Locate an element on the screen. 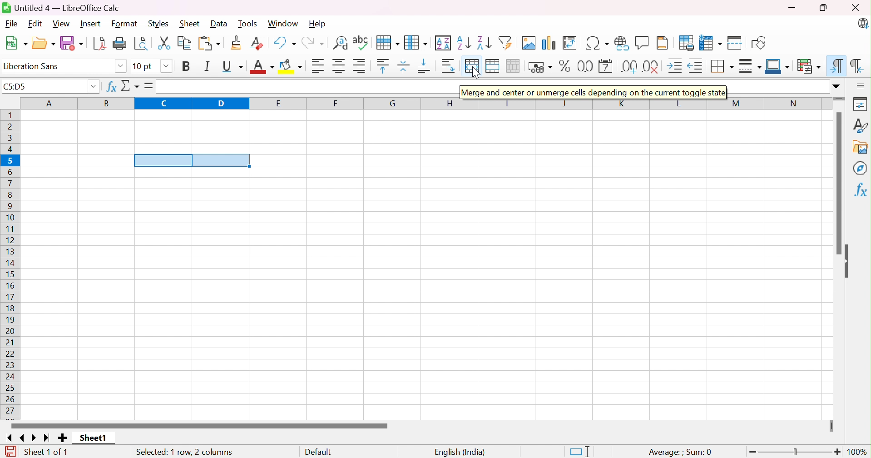 The height and width of the screenshot is (458, 871). Scroll to next sheet is located at coordinates (36, 439).